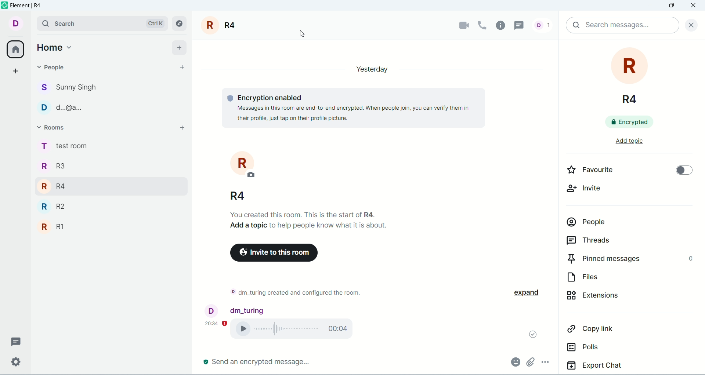 The width and height of the screenshot is (705, 375). I want to click on add topic, so click(622, 145).